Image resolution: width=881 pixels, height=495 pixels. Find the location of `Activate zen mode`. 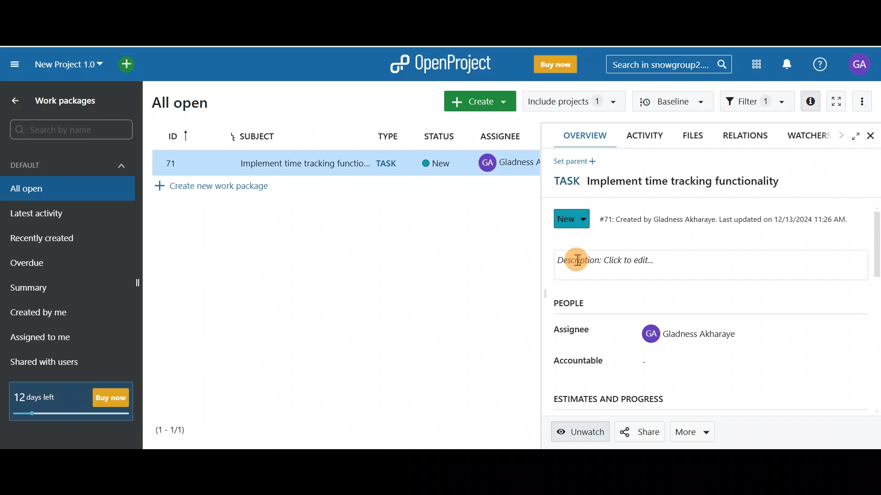

Activate zen mode is located at coordinates (837, 101).